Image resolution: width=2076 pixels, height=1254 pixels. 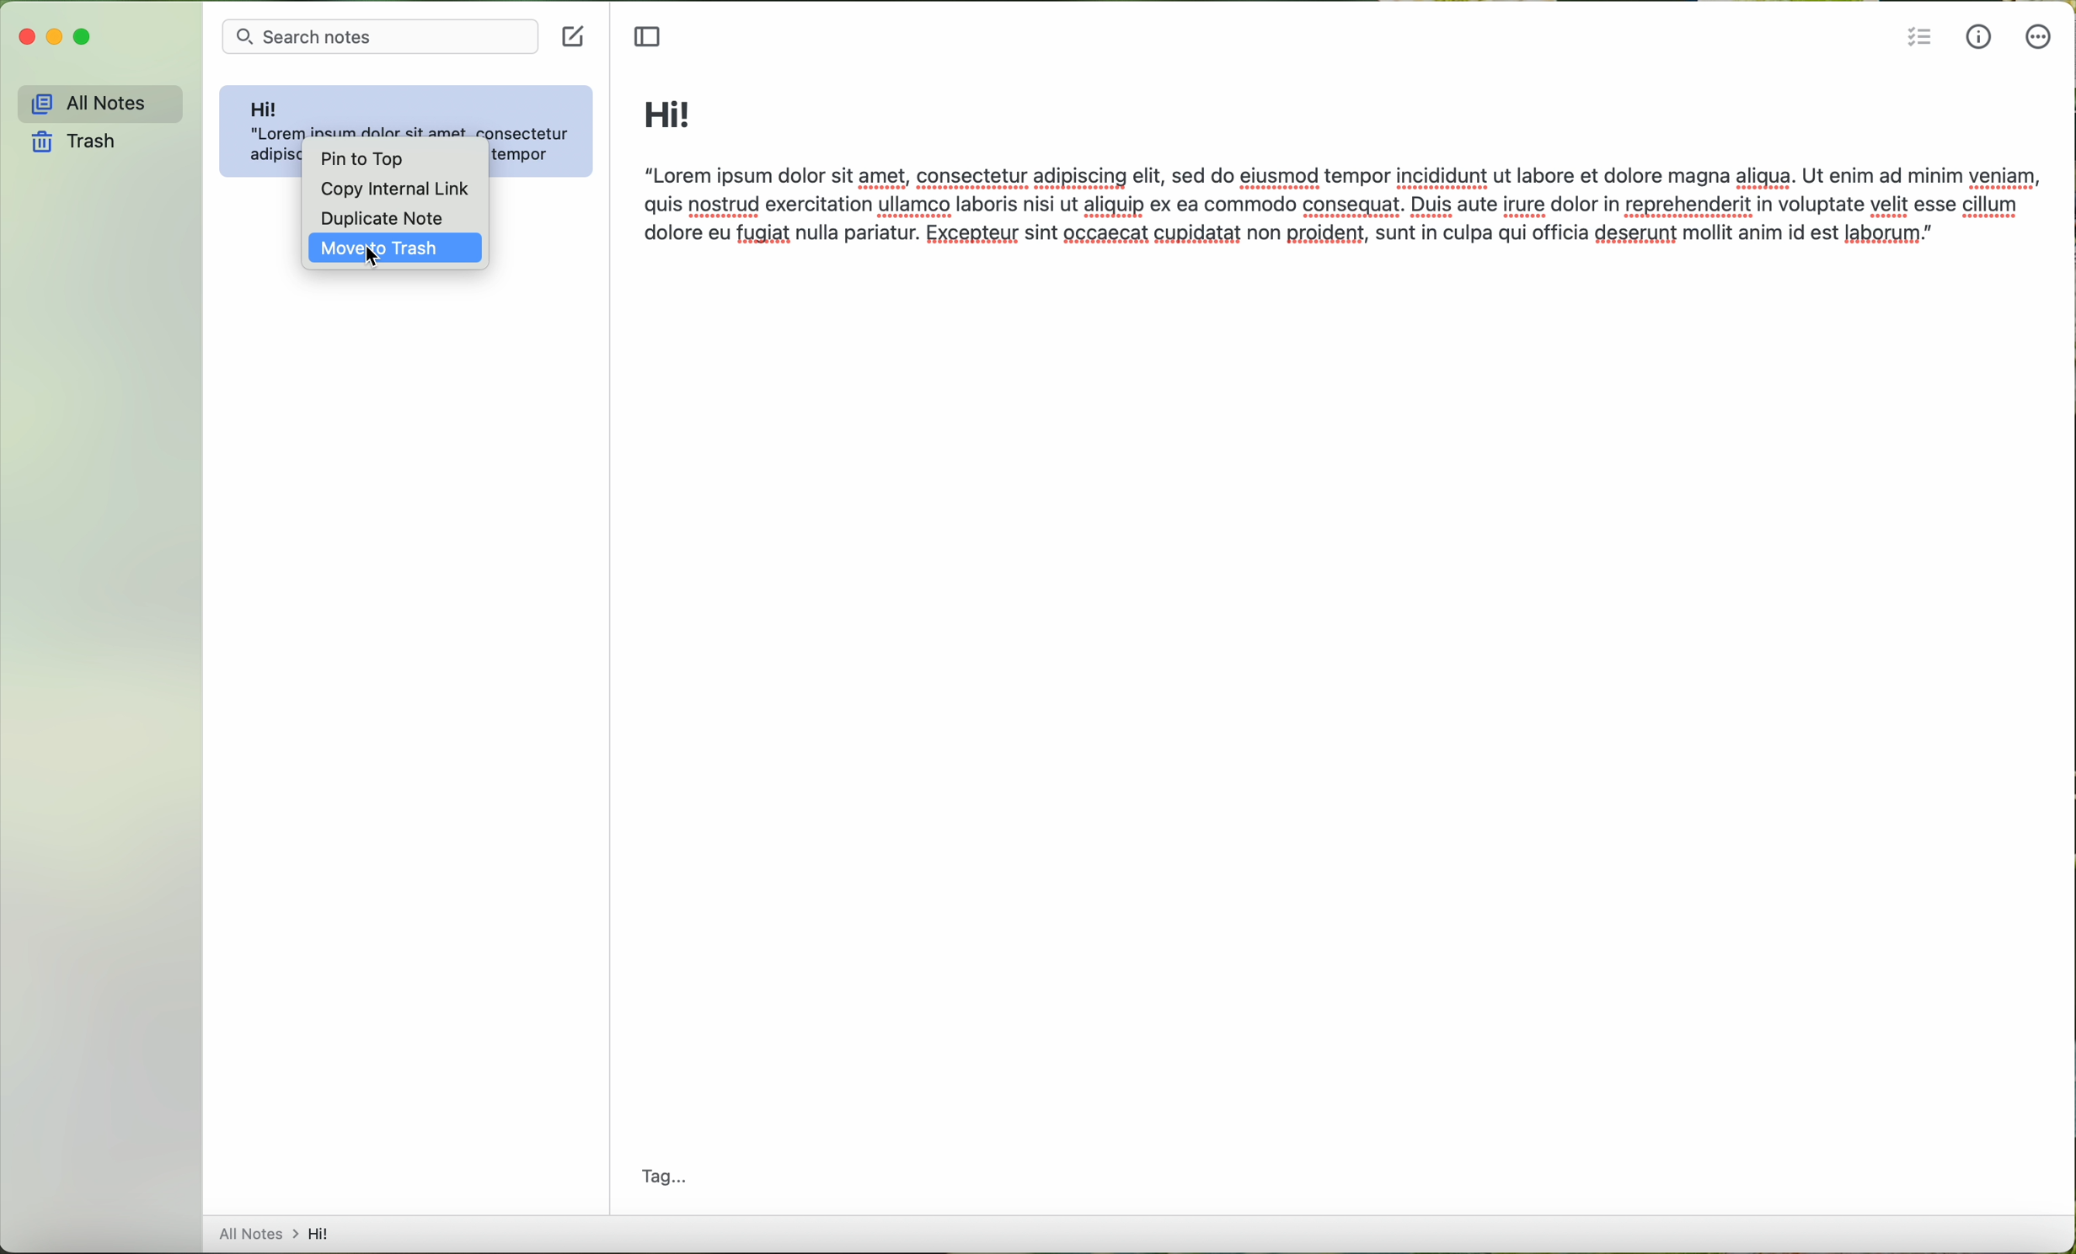 I want to click on trash, so click(x=78, y=144).